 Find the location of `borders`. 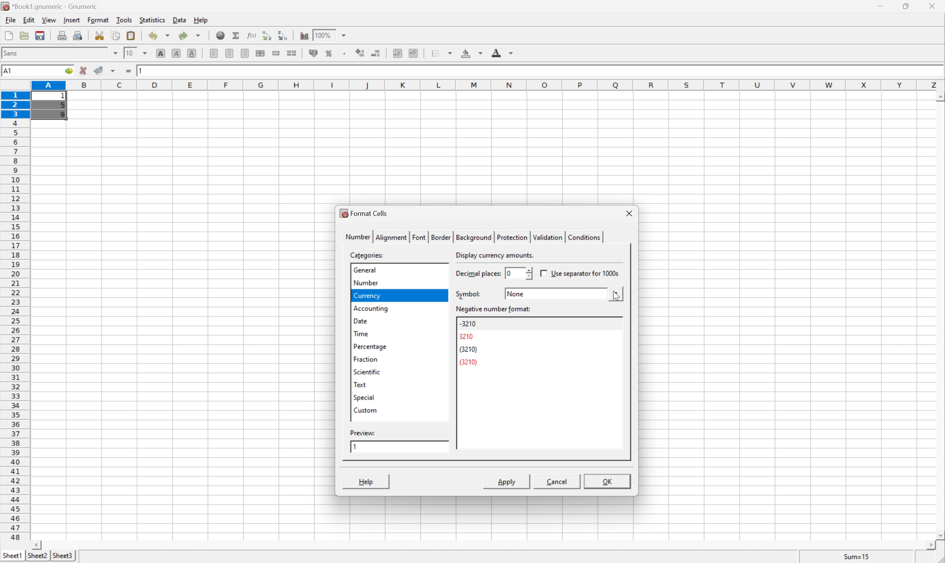

borders is located at coordinates (441, 53).